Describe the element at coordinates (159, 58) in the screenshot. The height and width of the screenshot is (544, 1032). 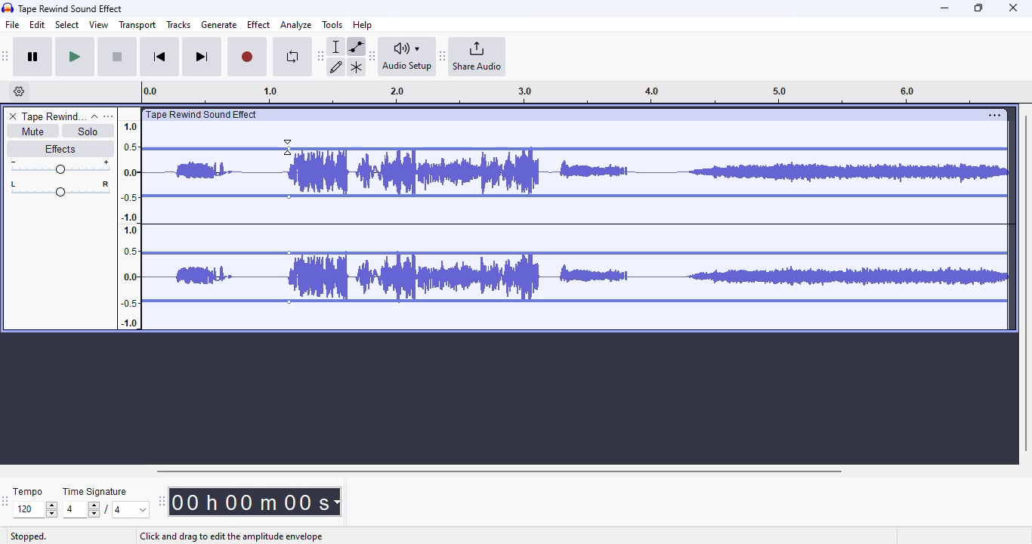
I see `skip to start` at that location.